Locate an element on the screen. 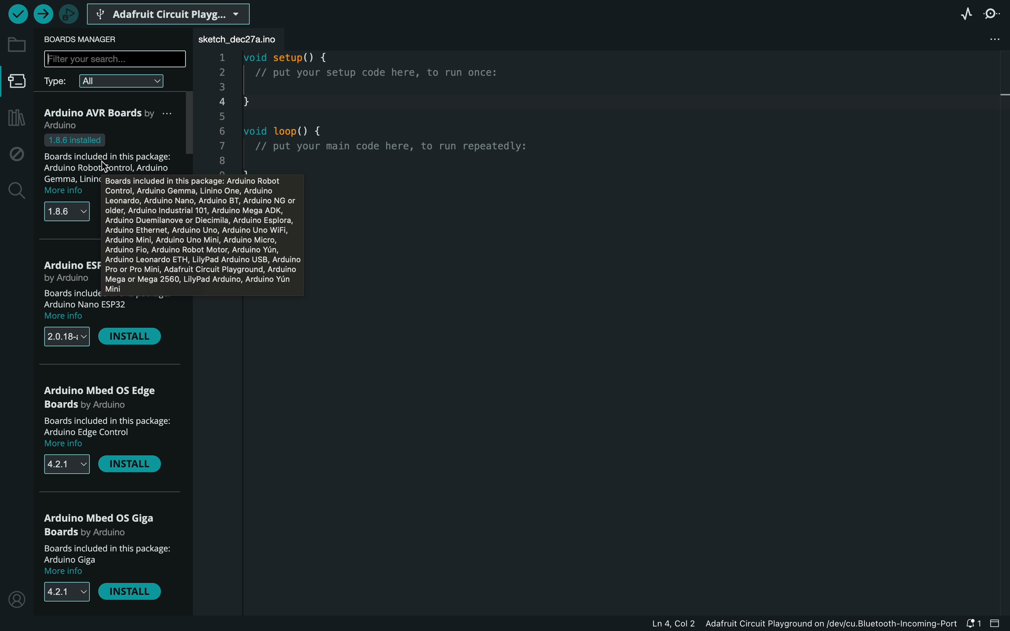 The image size is (1010, 631). arduino is located at coordinates (71, 266).